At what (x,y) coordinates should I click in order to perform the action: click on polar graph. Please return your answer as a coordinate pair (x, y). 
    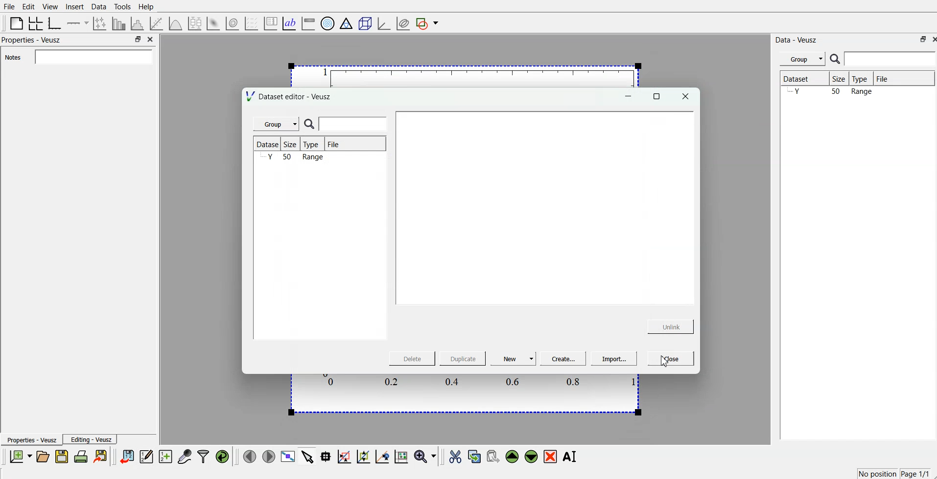
    Looking at the image, I should click on (328, 22).